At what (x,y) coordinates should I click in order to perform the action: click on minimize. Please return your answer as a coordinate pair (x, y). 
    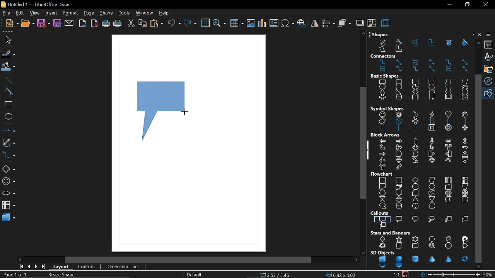
    Looking at the image, I should click on (449, 5).